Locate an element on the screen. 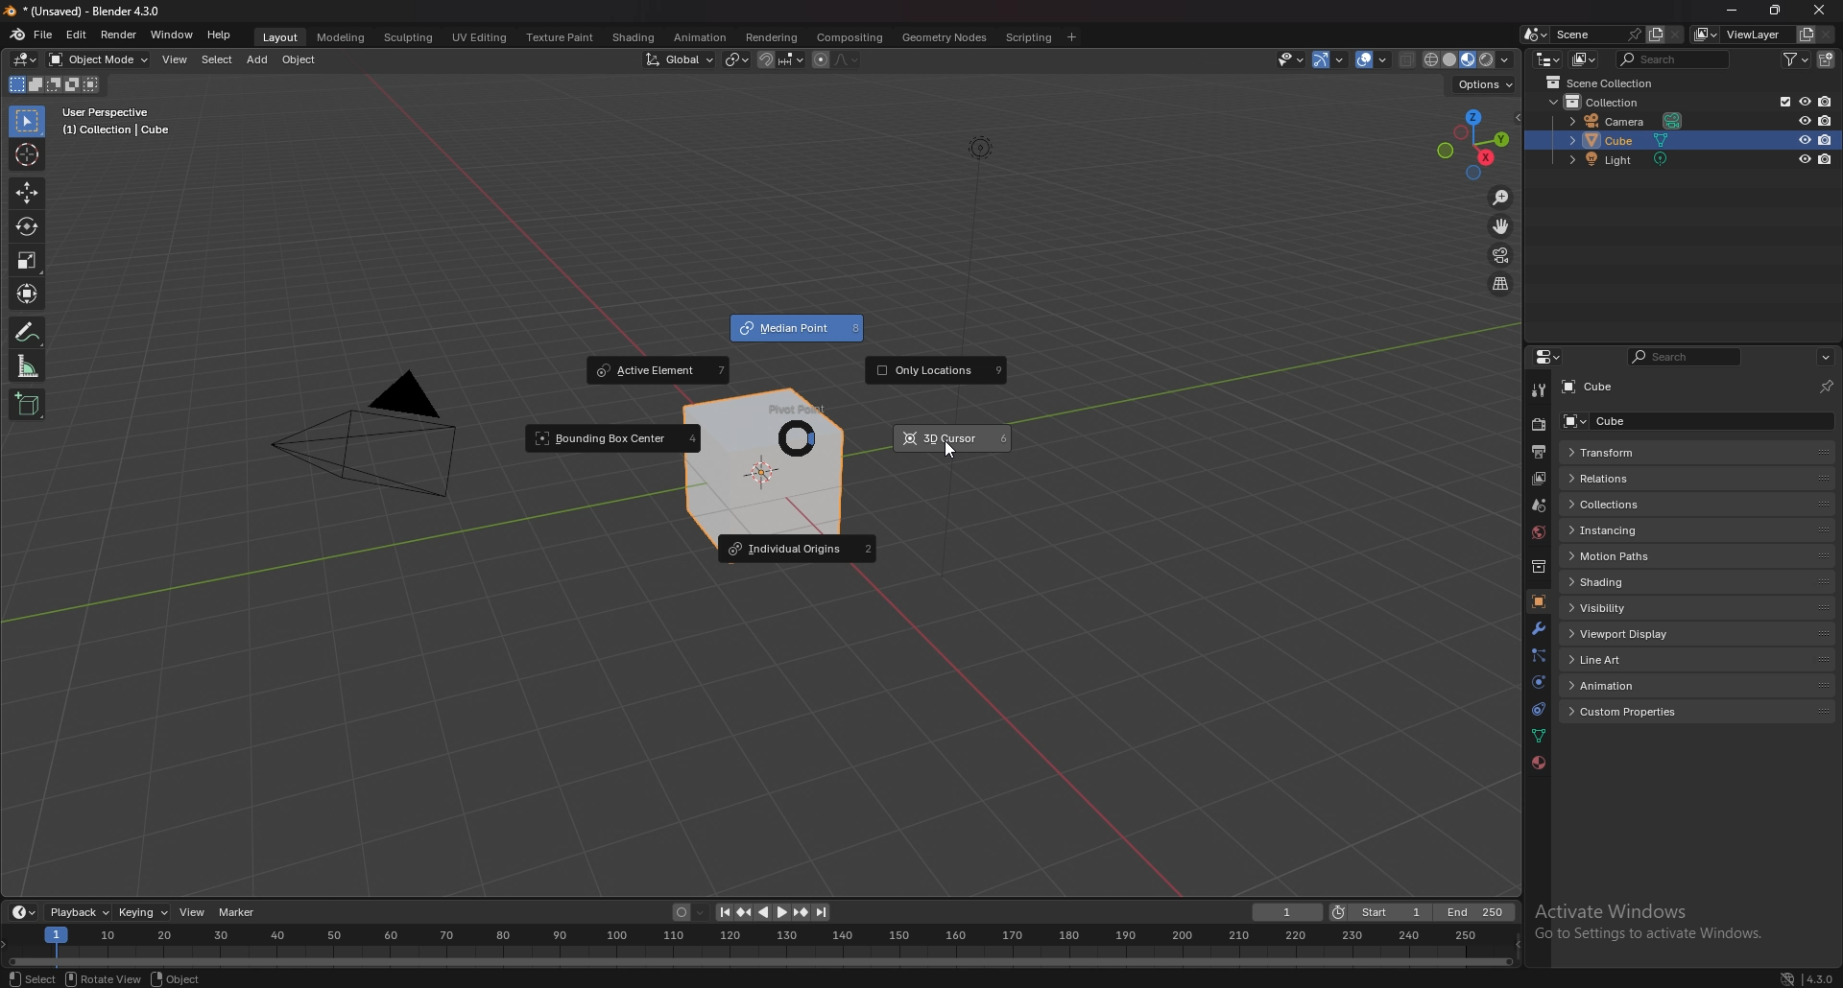 The image size is (1843, 988). pivot point is located at coordinates (797, 427).